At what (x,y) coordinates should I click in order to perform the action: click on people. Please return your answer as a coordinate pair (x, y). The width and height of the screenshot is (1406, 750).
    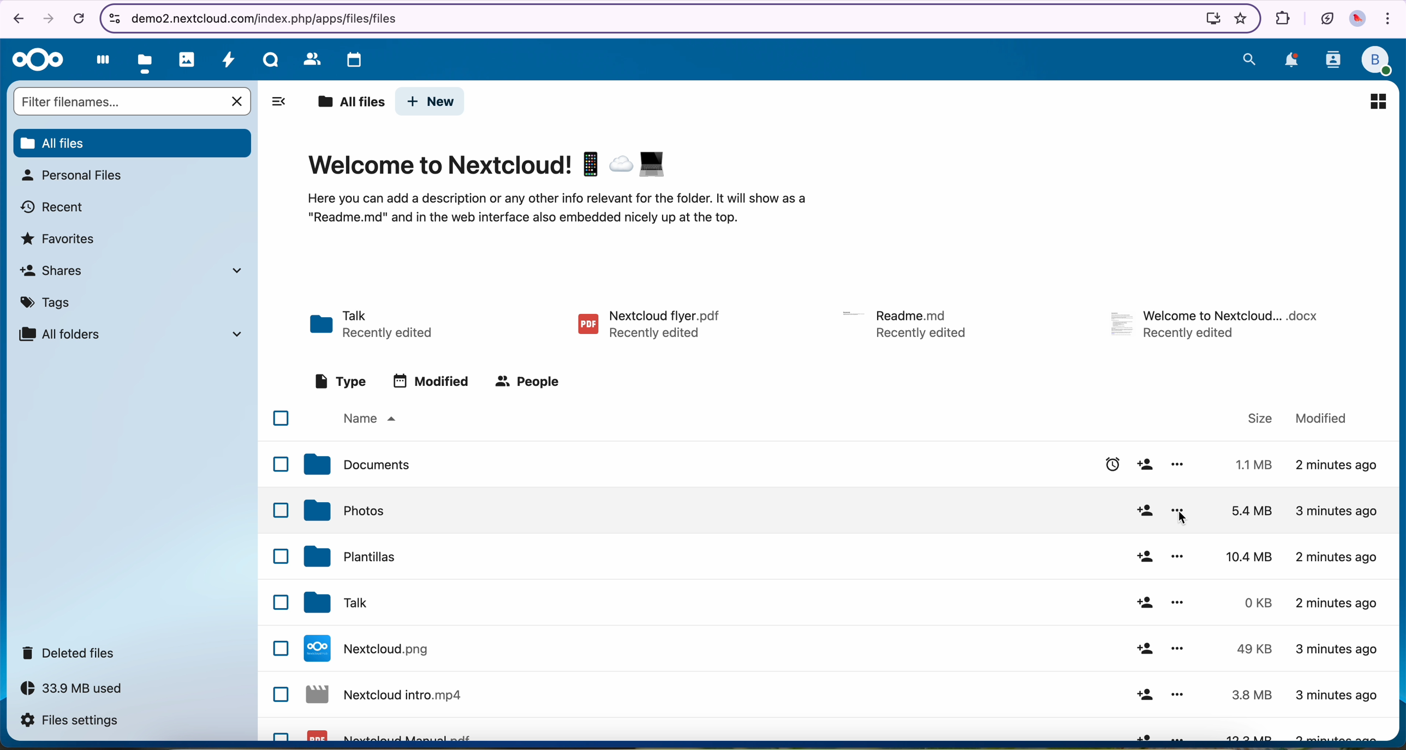
    Looking at the image, I should click on (530, 383).